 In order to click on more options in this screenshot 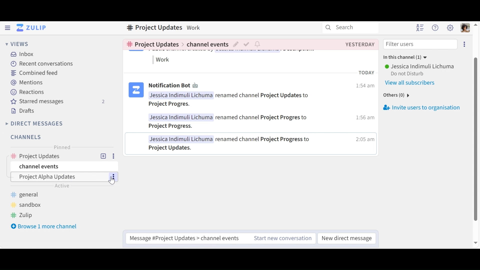, I will do `click(114, 177)`.